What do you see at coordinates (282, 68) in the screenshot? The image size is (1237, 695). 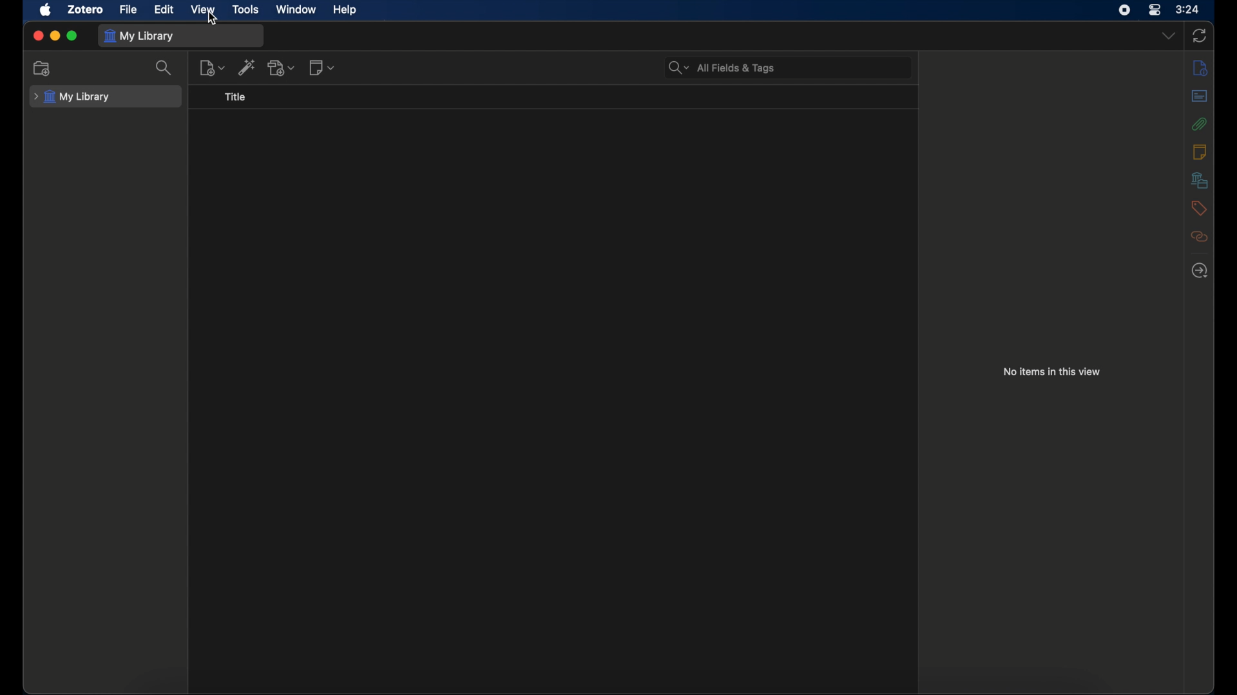 I see `add attachments` at bounding box center [282, 68].